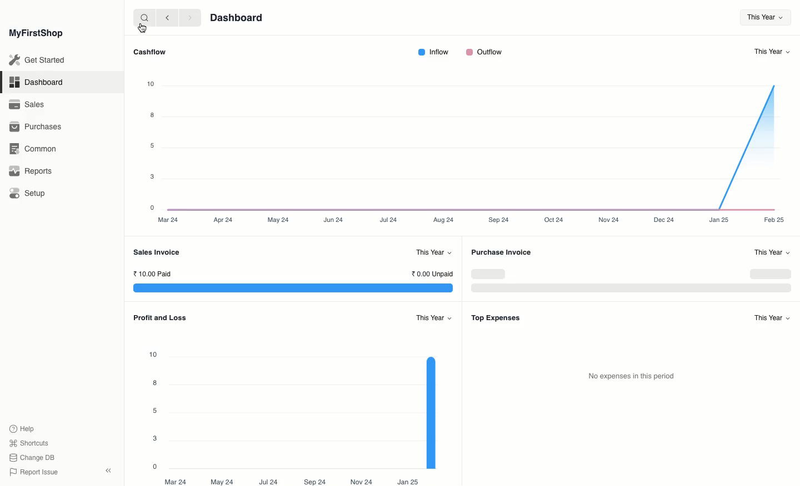 This screenshot has width=800, height=486. What do you see at coordinates (433, 318) in the screenshot?
I see `This Year` at bounding box center [433, 318].